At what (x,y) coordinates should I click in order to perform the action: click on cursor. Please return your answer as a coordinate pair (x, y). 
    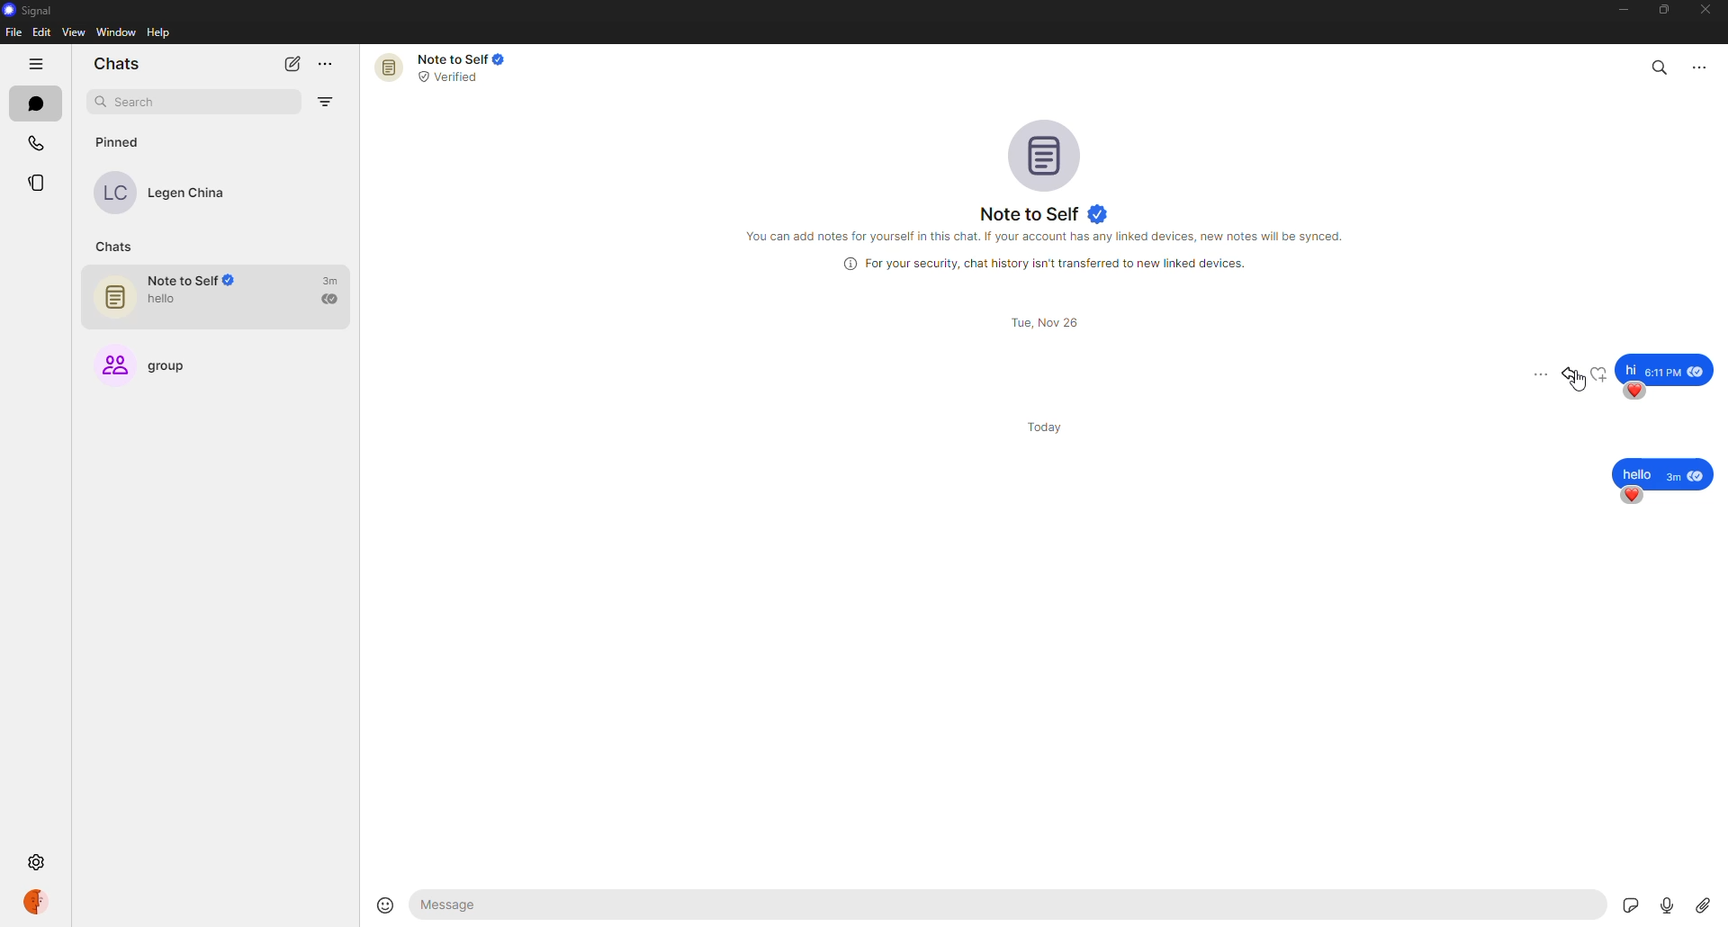
    Looking at the image, I should click on (1582, 388).